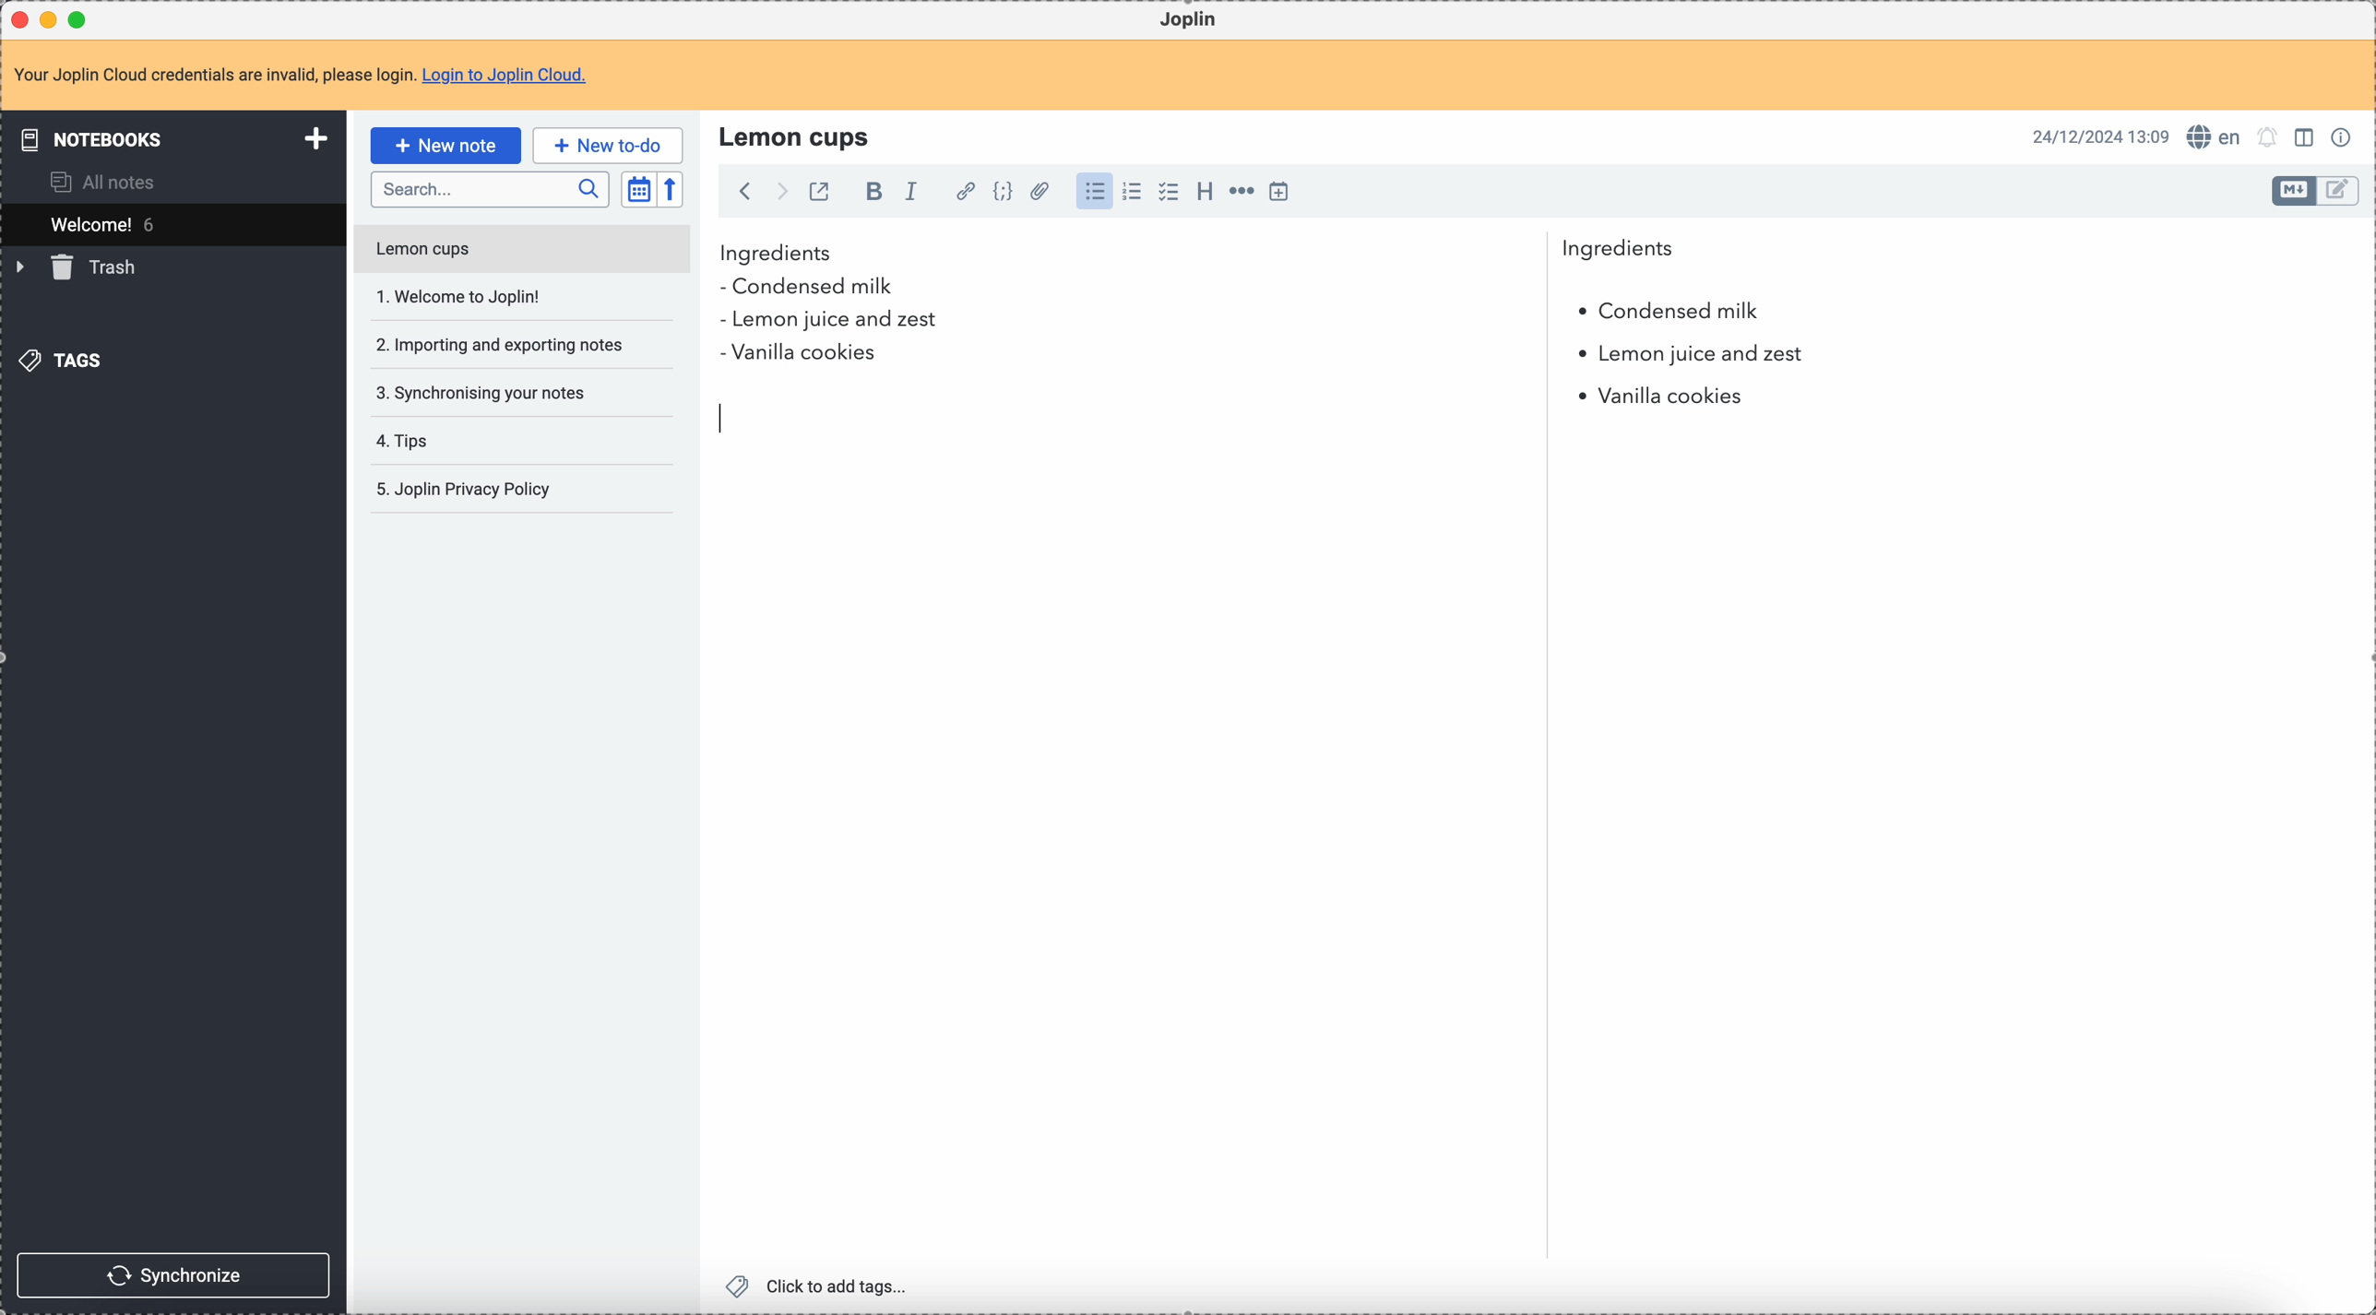  What do you see at coordinates (65, 359) in the screenshot?
I see `tags` at bounding box center [65, 359].